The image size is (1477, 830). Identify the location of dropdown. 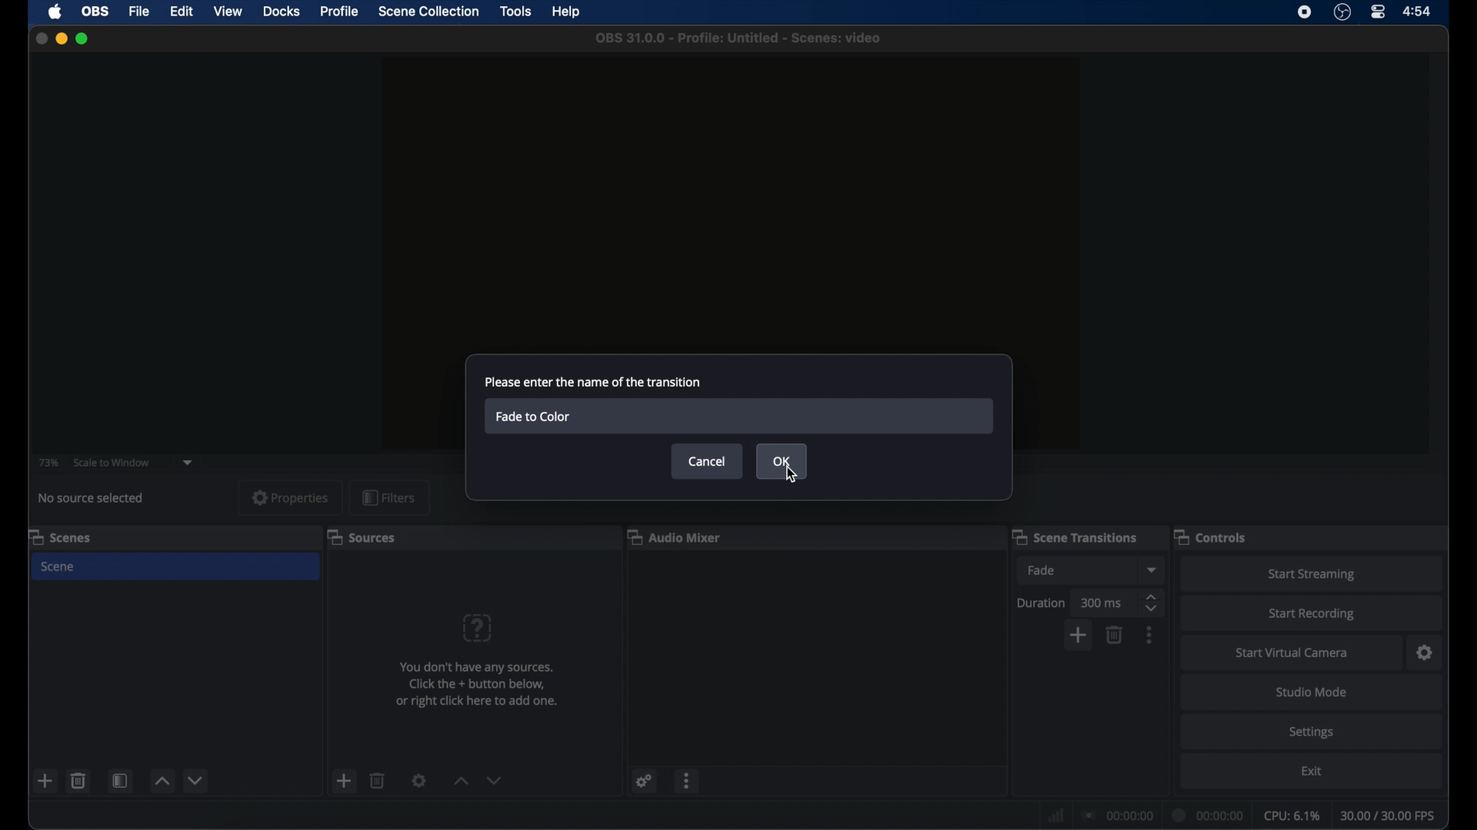
(189, 461).